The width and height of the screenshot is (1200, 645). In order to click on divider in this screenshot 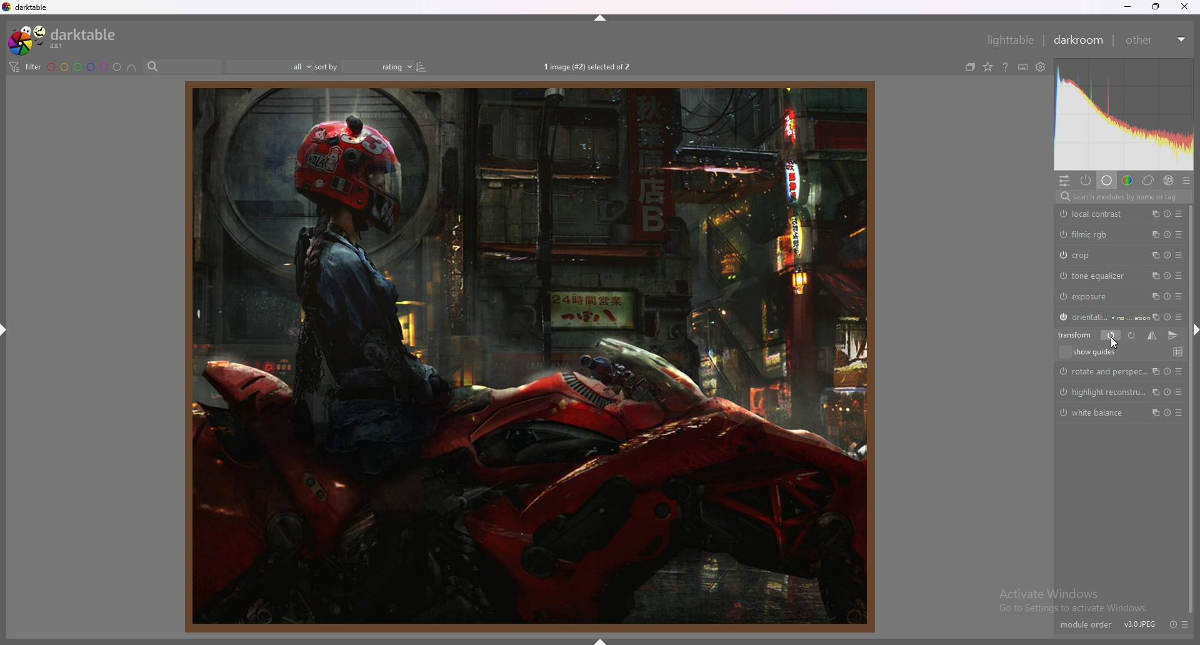, I will do `click(1044, 41)`.